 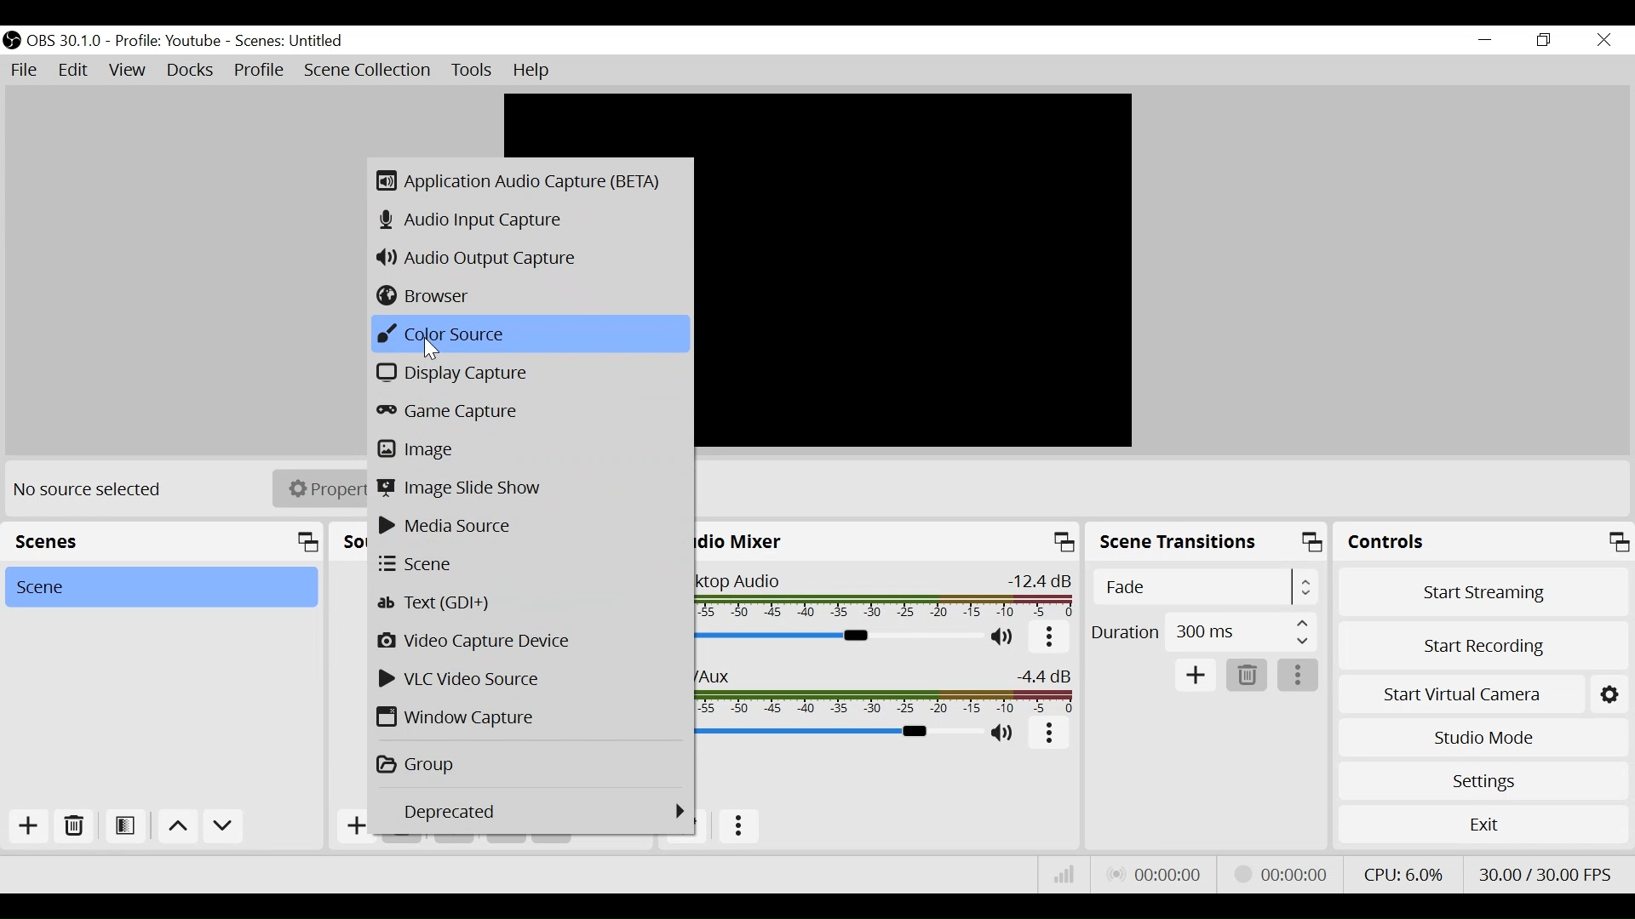 What do you see at coordinates (469, 70) in the screenshot?
I see `Tools` at bounding box center [469, 70].